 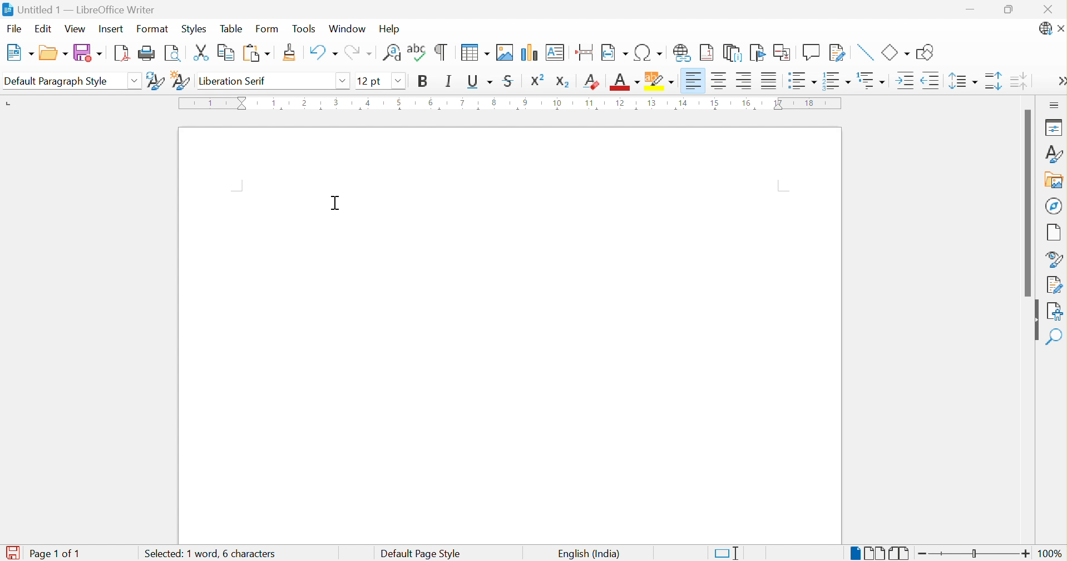 What do you see at coordinates (419, 554) in the screenshot?
I see `Default page style` at bounding box center [419, 554].